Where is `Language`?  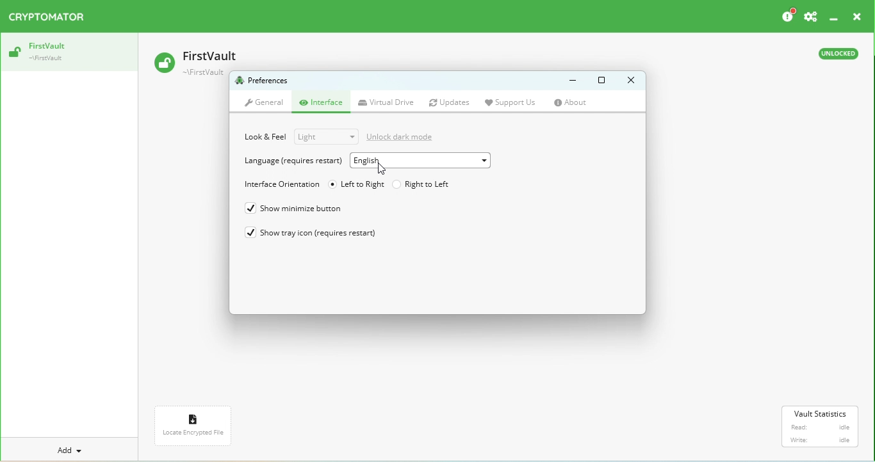
Language is located at coordinates (291, 161).